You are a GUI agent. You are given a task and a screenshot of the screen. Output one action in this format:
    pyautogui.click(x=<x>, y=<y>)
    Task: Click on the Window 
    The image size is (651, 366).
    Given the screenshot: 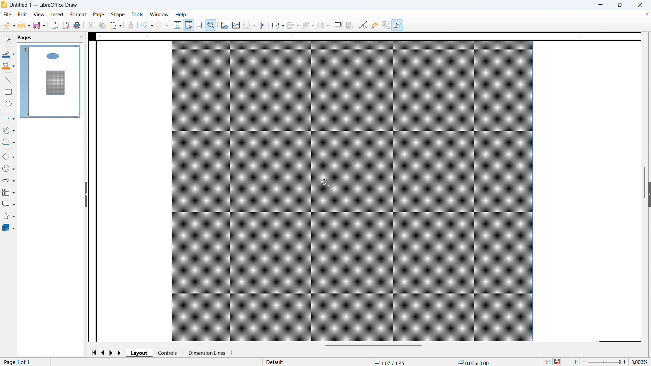 What is the action you would take?
    pyautogui.click(x=159, y=15)
    